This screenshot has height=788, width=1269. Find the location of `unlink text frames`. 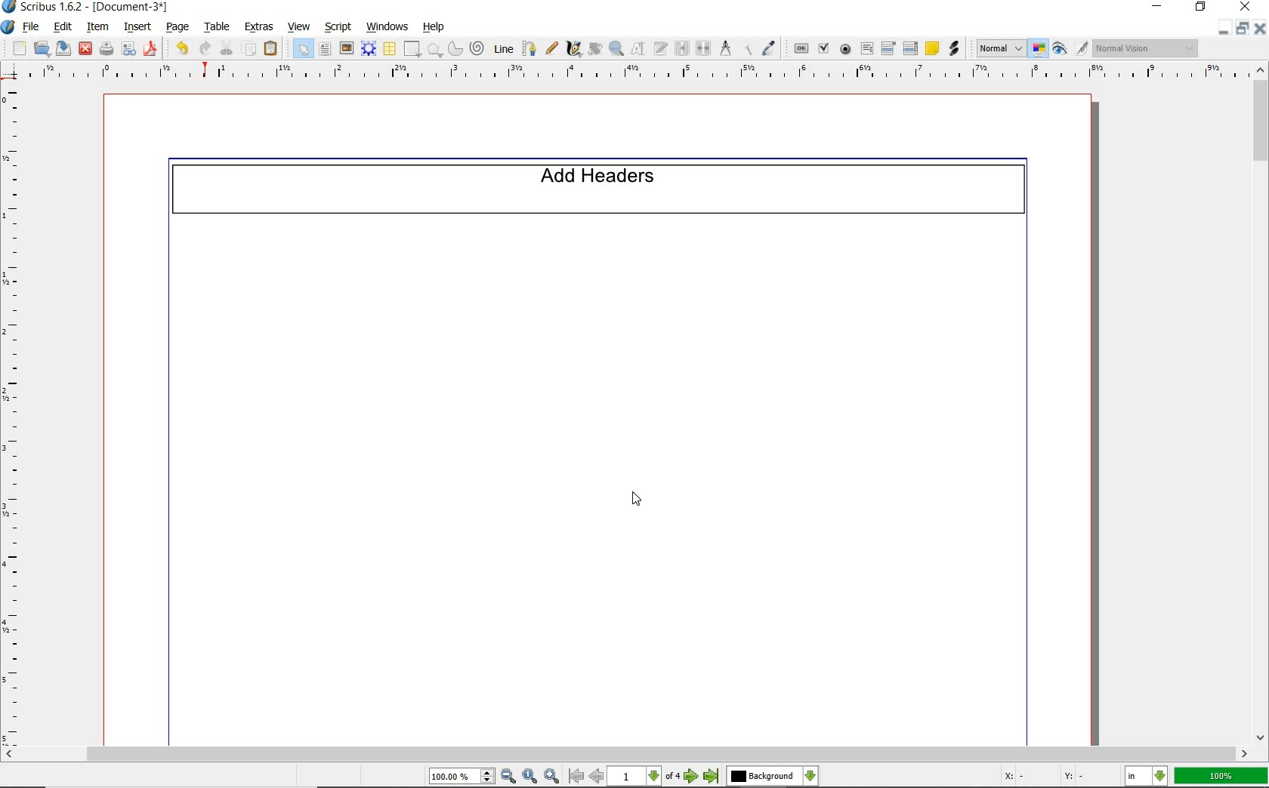

unlink text frames is located at coordinates (704, 48).